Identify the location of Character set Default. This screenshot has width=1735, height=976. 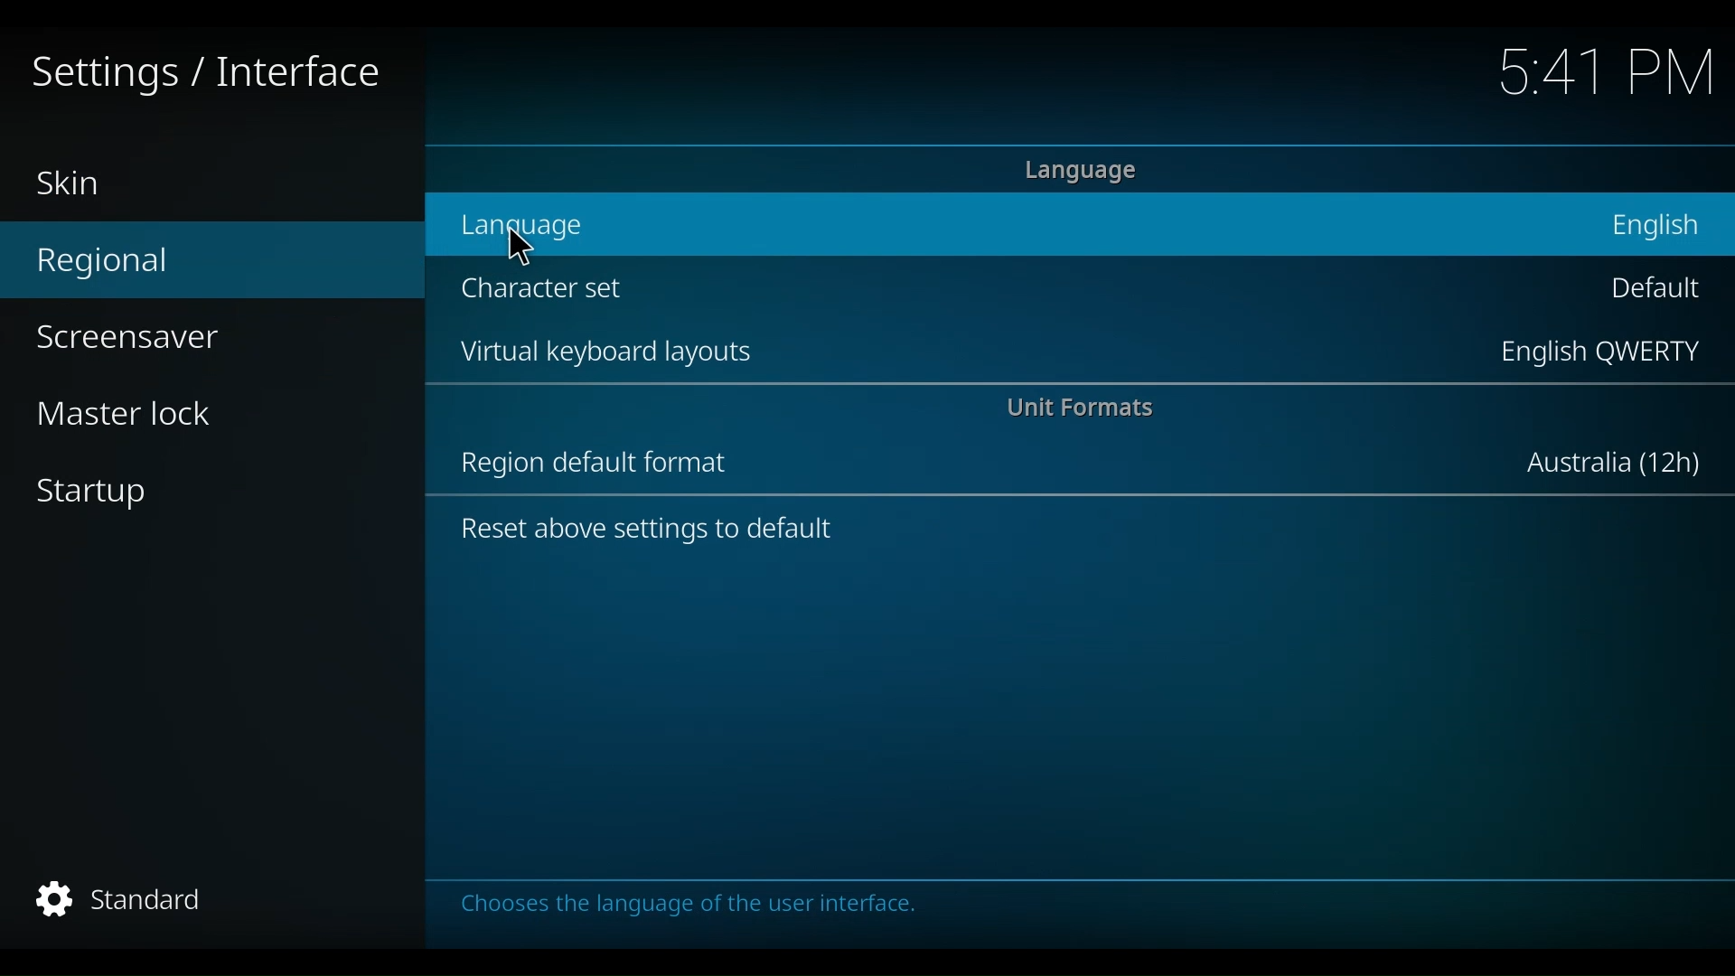
(1069, 298).